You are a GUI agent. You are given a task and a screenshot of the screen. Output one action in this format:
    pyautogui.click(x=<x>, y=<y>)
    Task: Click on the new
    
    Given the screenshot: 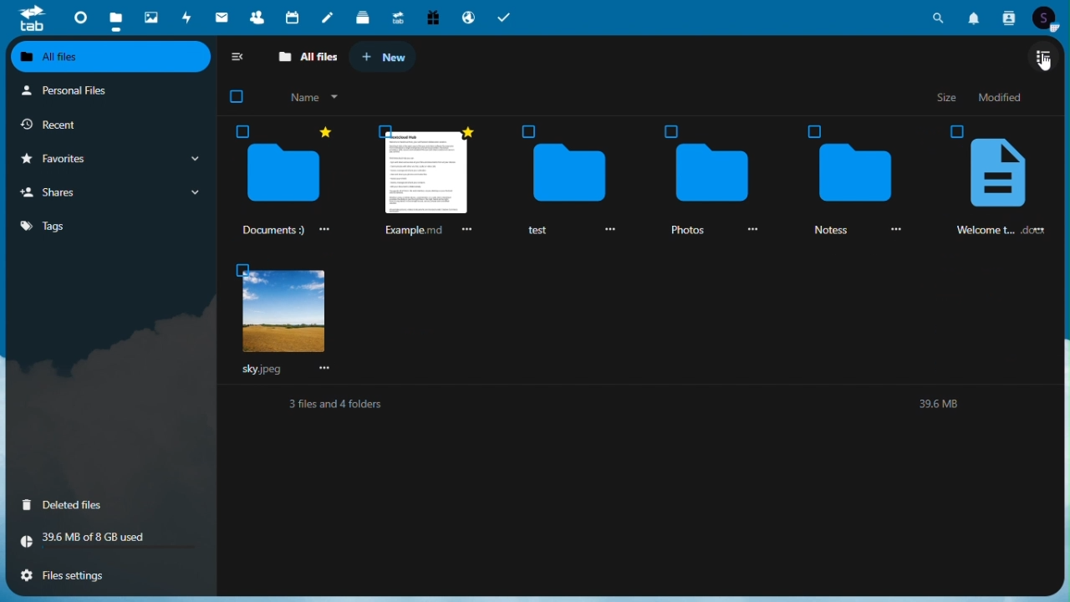 What is the action you would take?
    pyautogui.click(x=382, y=56)
    